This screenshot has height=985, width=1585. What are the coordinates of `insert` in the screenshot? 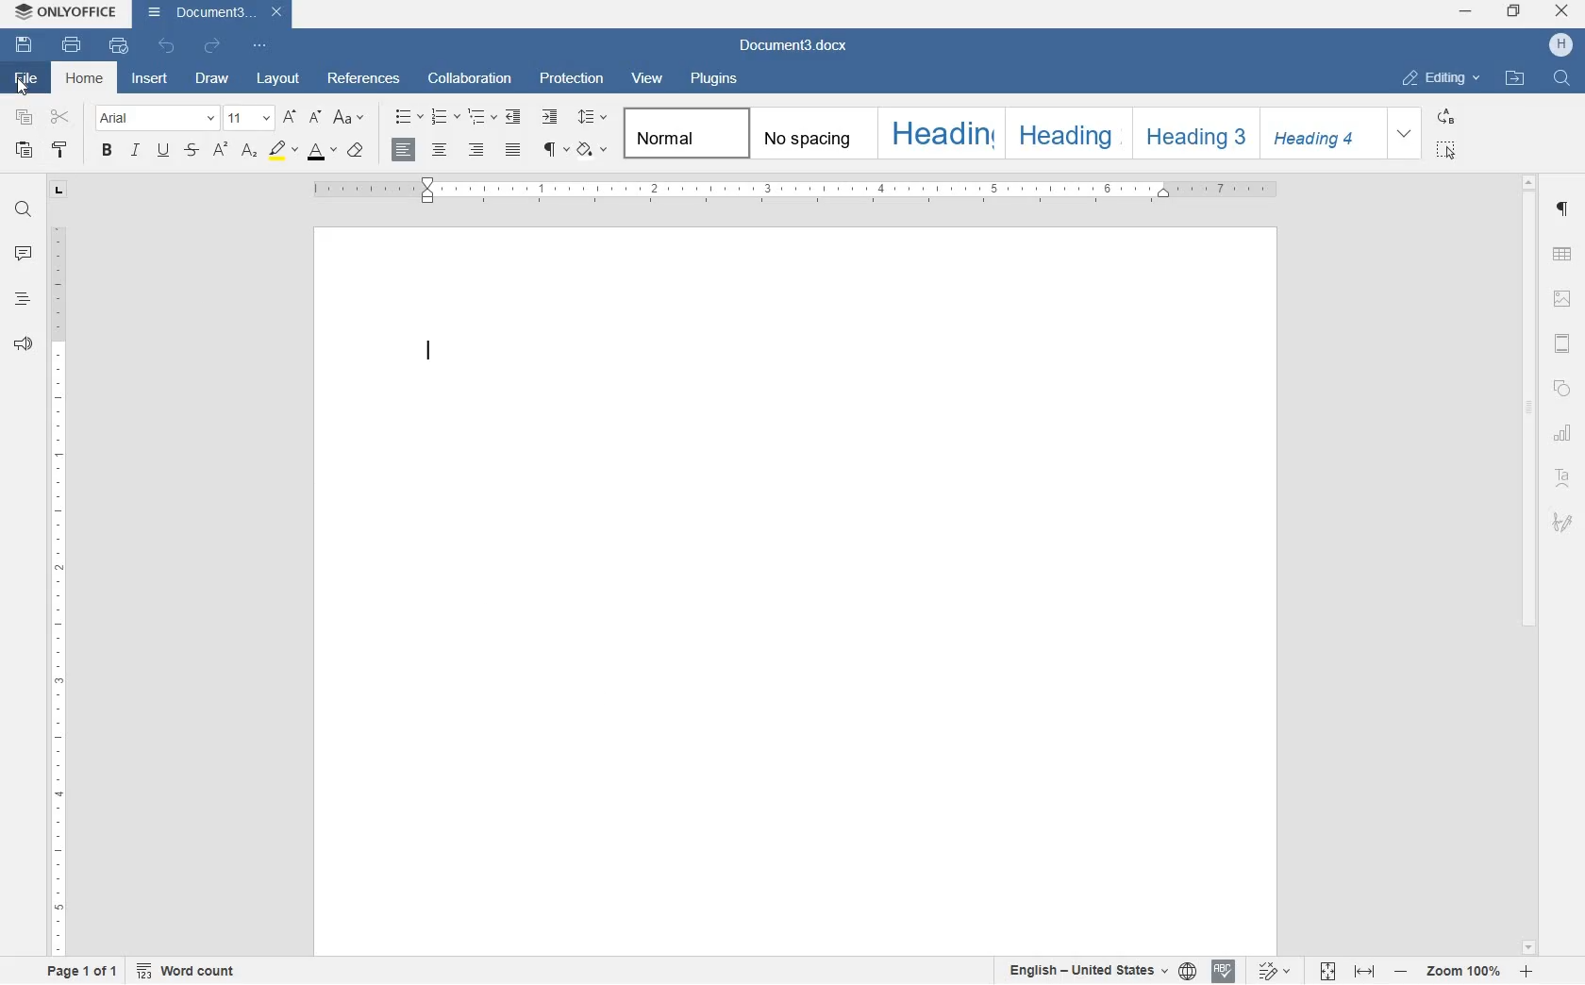 It's located at (148, 77).